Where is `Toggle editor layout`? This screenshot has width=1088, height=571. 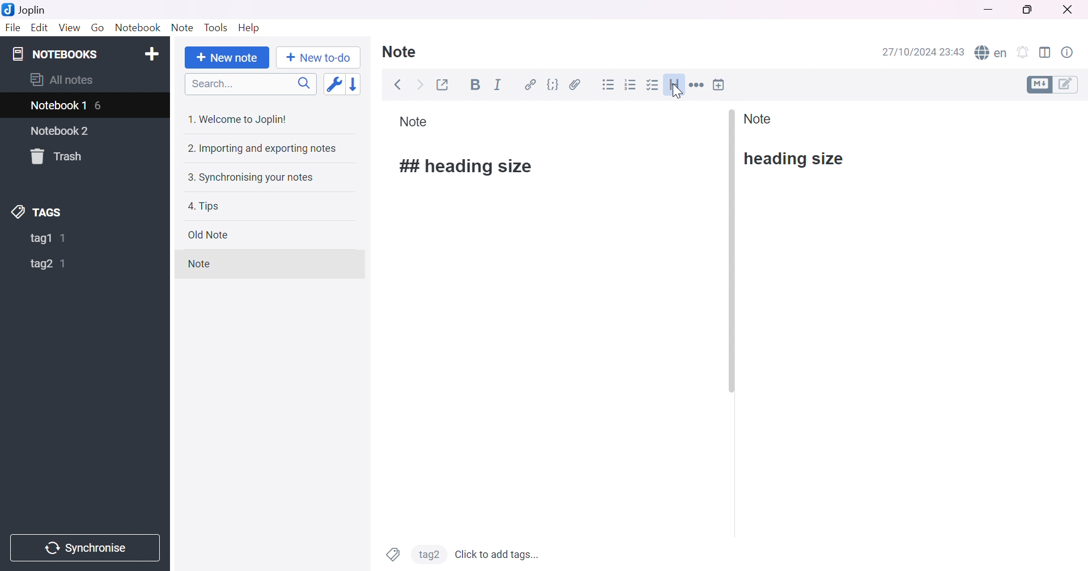
Toggle editor layout is located at coordinates (1046, 52).